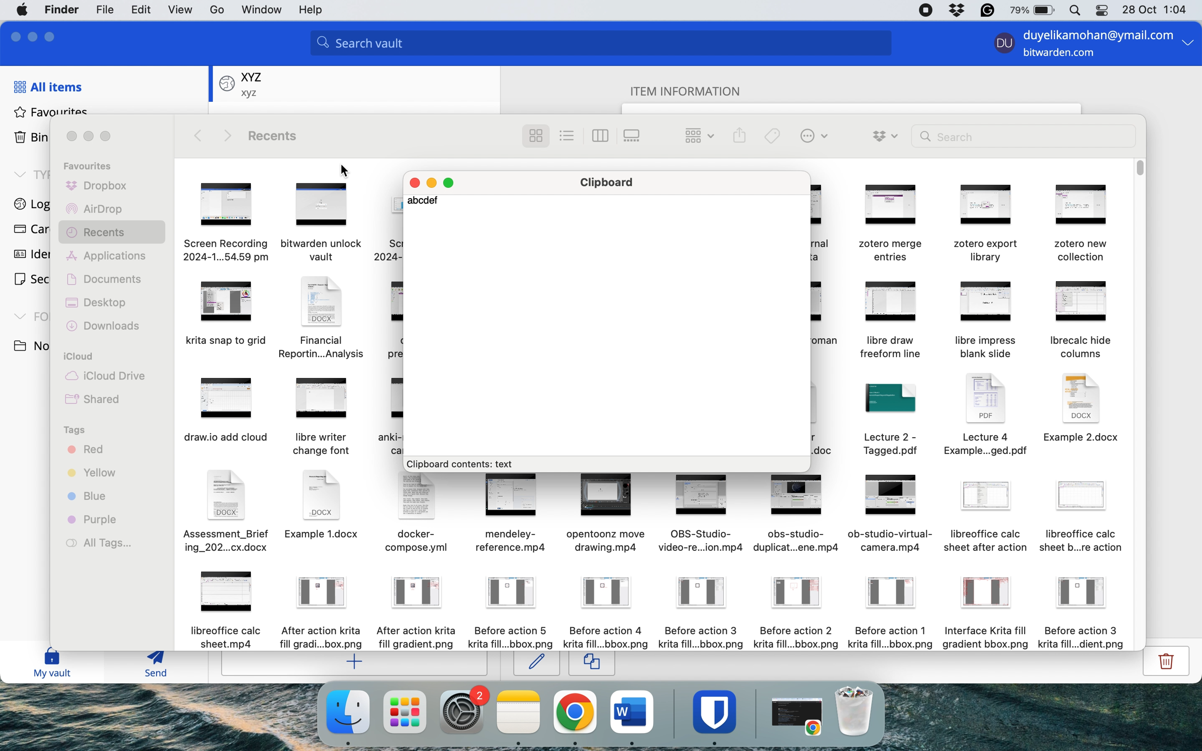 This screenshot has height=751, width=1202. What do you see at coordinates (278, 137) in the screenshot?
I see `recents` at bounding box center [278, 137].